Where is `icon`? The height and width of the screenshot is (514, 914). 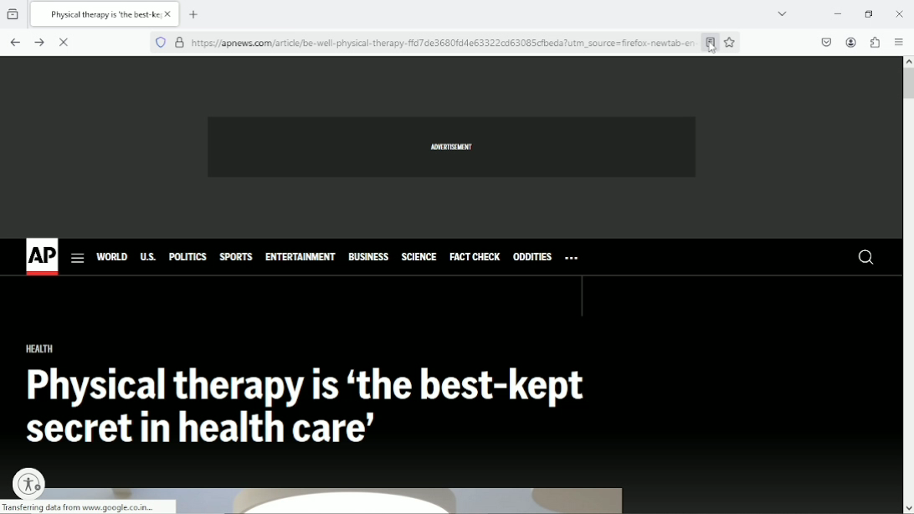
icon is located at coordinates (31, 482).